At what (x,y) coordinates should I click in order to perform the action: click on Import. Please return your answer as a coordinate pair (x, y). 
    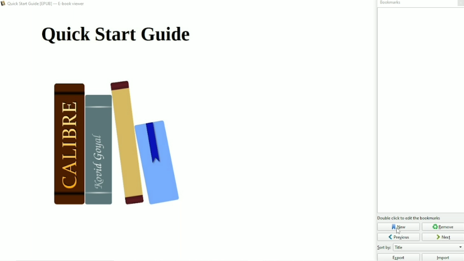
    Looking at the image, I should click on (443, 257).